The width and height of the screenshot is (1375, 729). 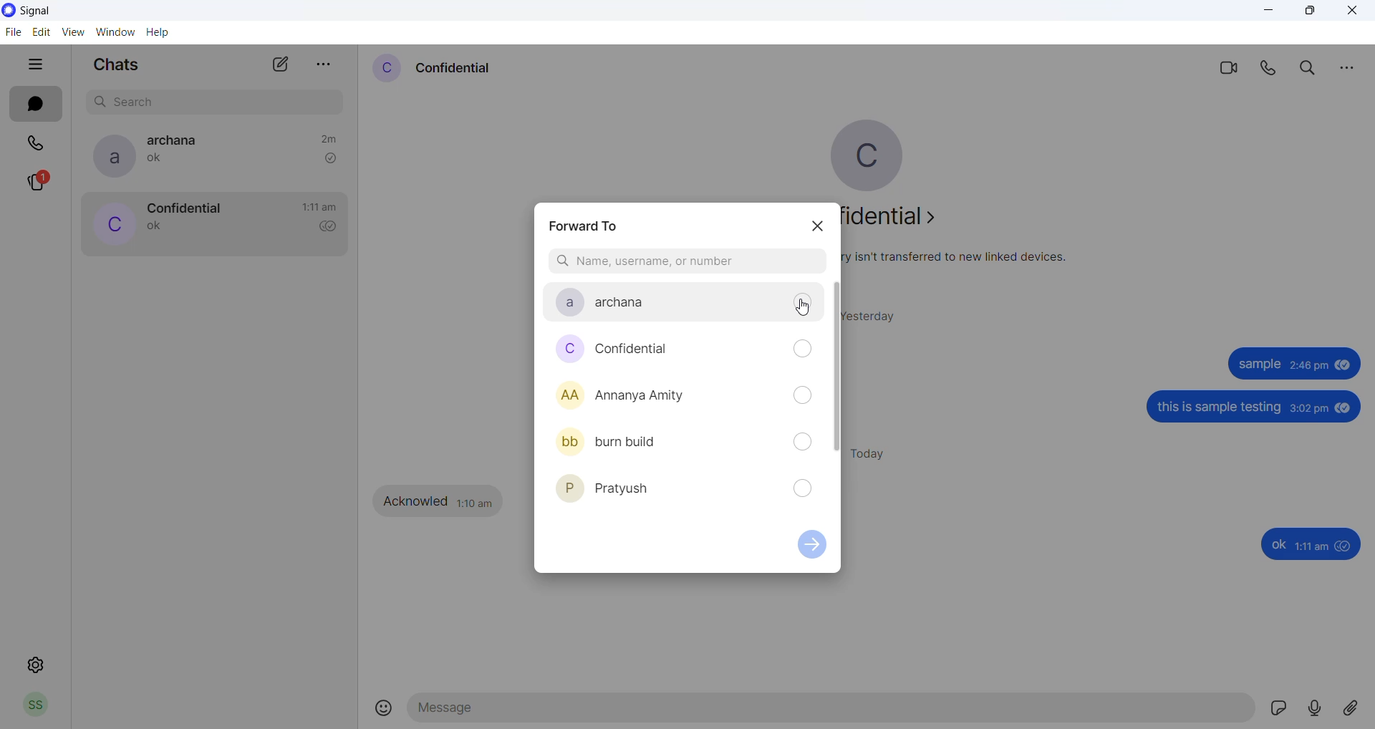 I want to click on forward dialog box heading, so click(x=588, y=222).